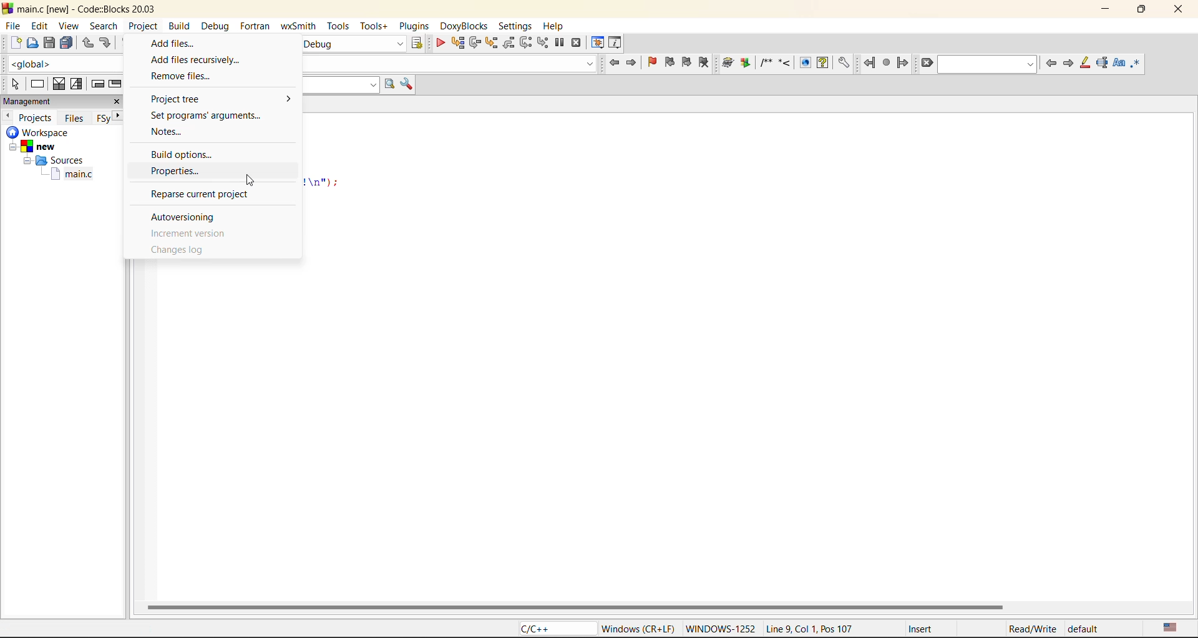  I want to click on settings, so click(516, 27).